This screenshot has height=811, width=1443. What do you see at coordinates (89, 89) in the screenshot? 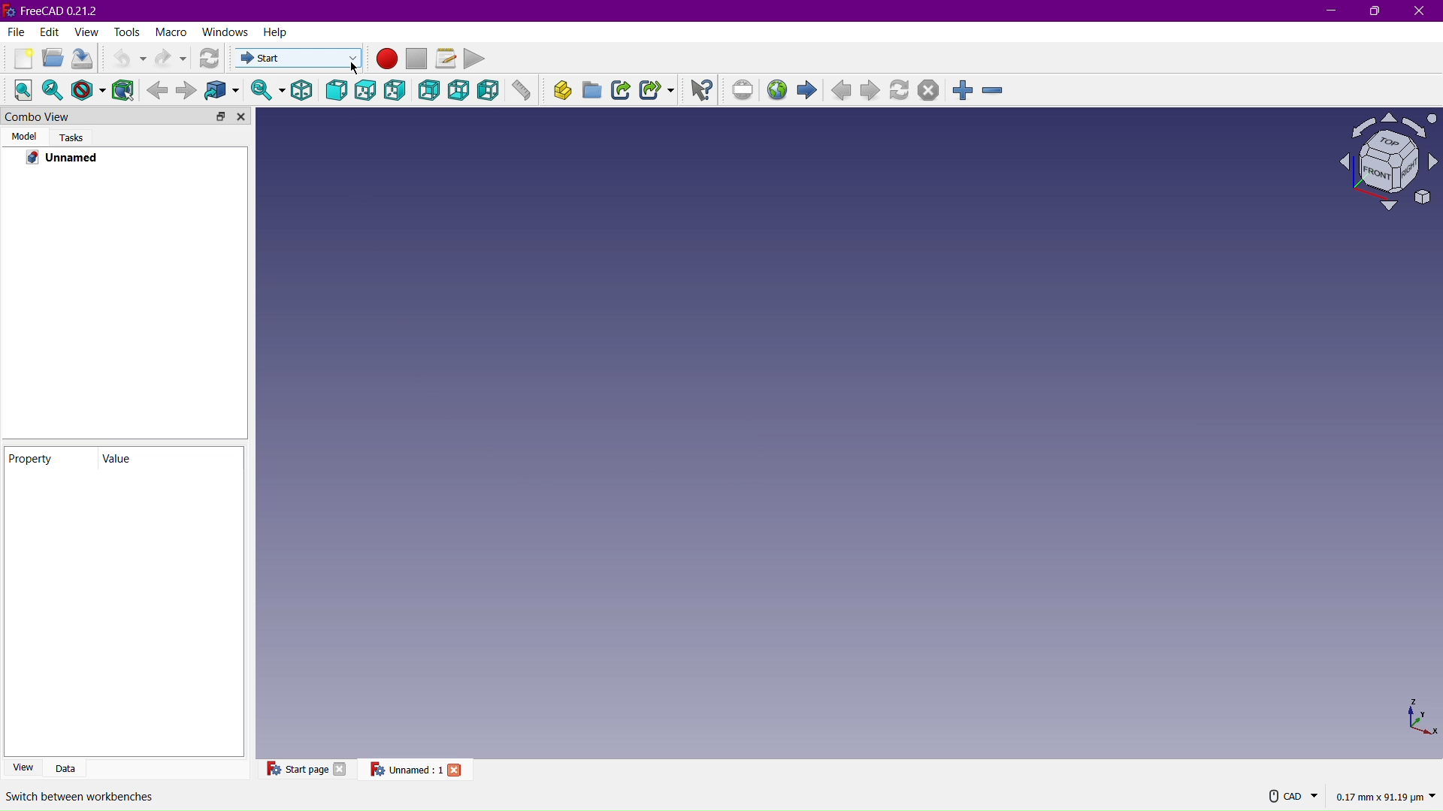
I see `Draw Style` at bounding box center [89, 89].